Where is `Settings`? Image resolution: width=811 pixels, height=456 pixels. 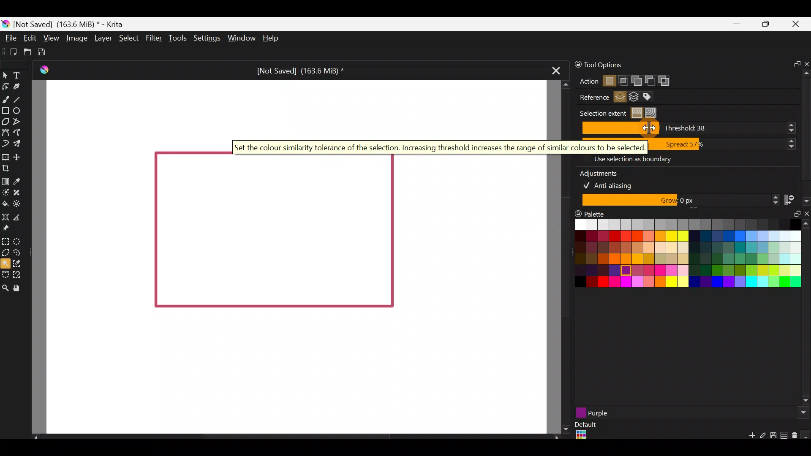
Settings is located at coordinates (205, 37).